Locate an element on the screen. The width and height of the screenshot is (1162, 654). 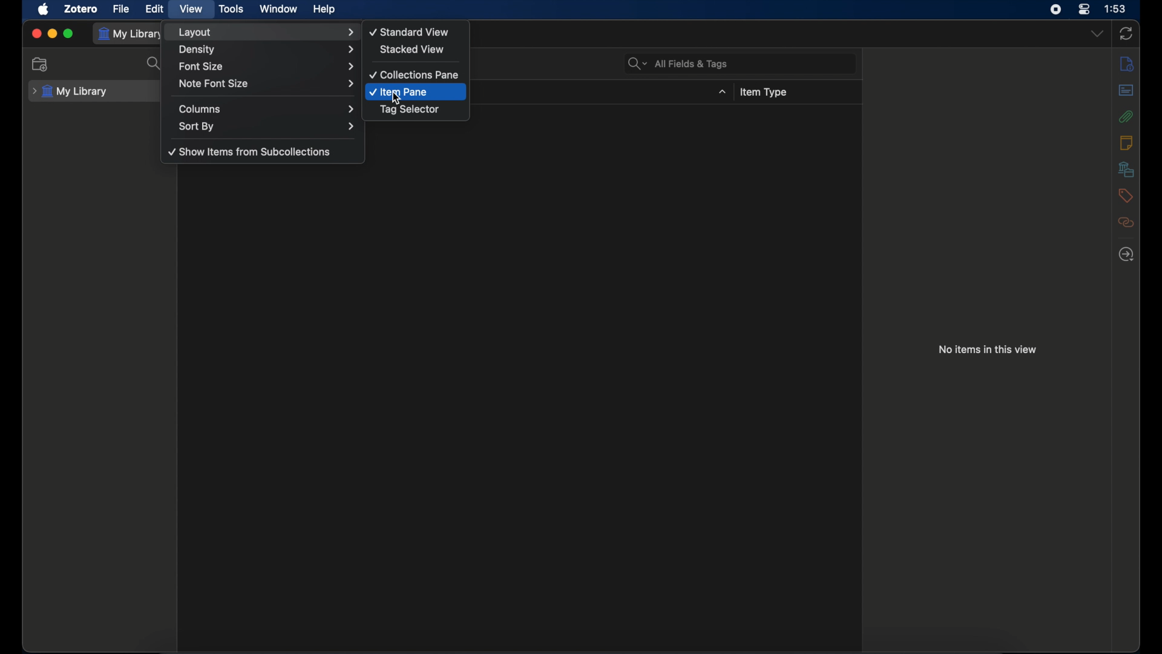
screen recorder is located at coordinates (1055, 9).